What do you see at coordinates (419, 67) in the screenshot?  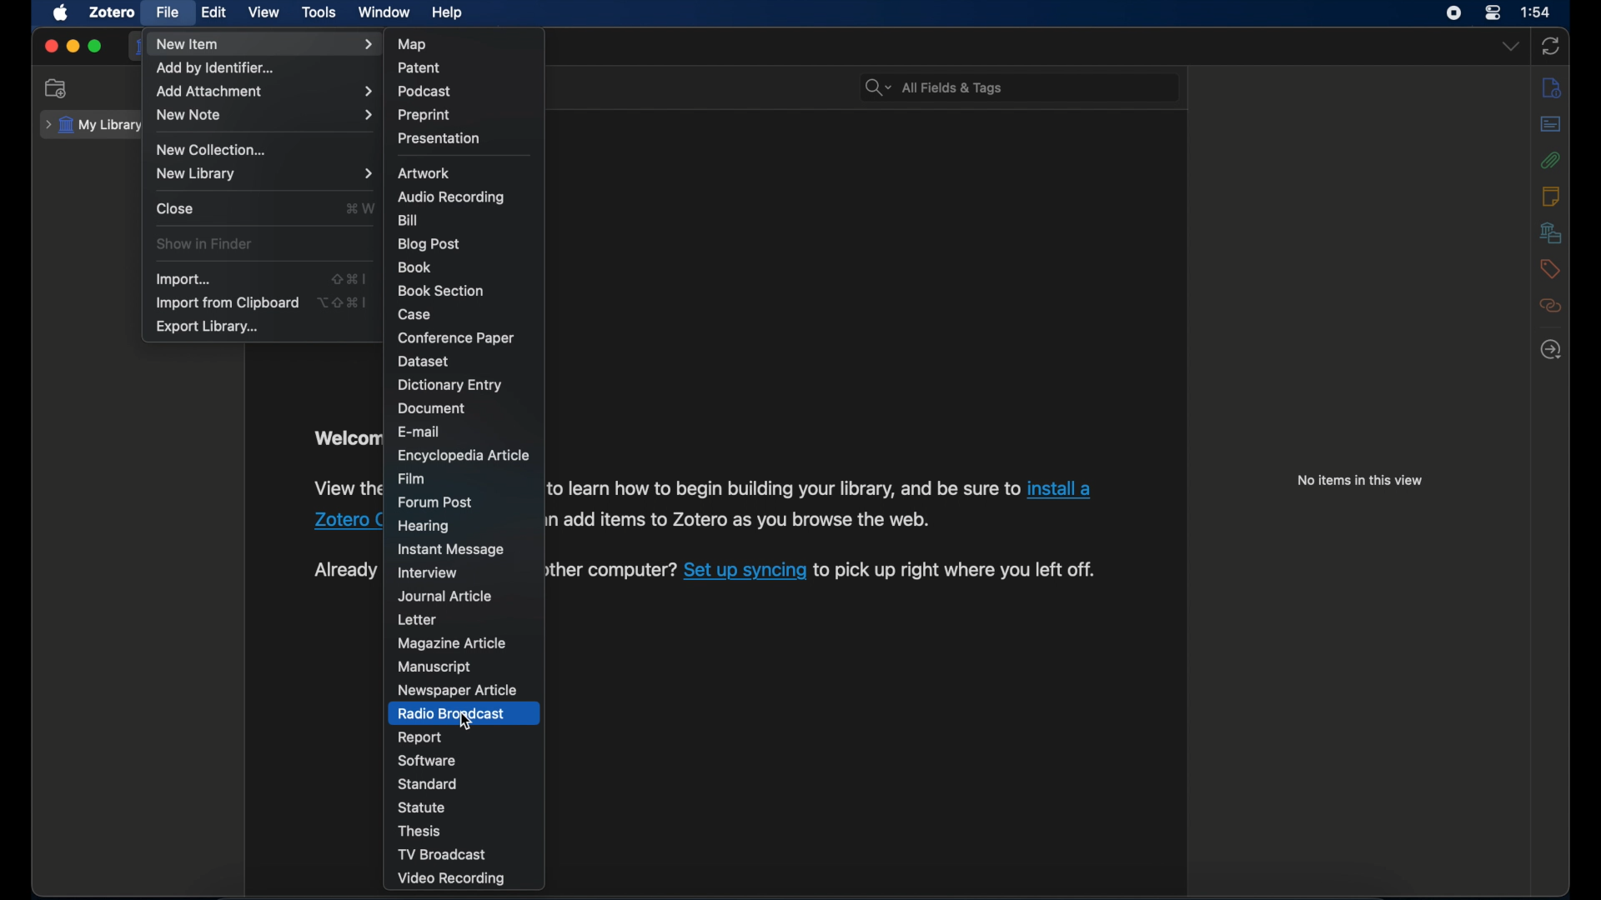 I see `patent` at bounding box center [419, 67].